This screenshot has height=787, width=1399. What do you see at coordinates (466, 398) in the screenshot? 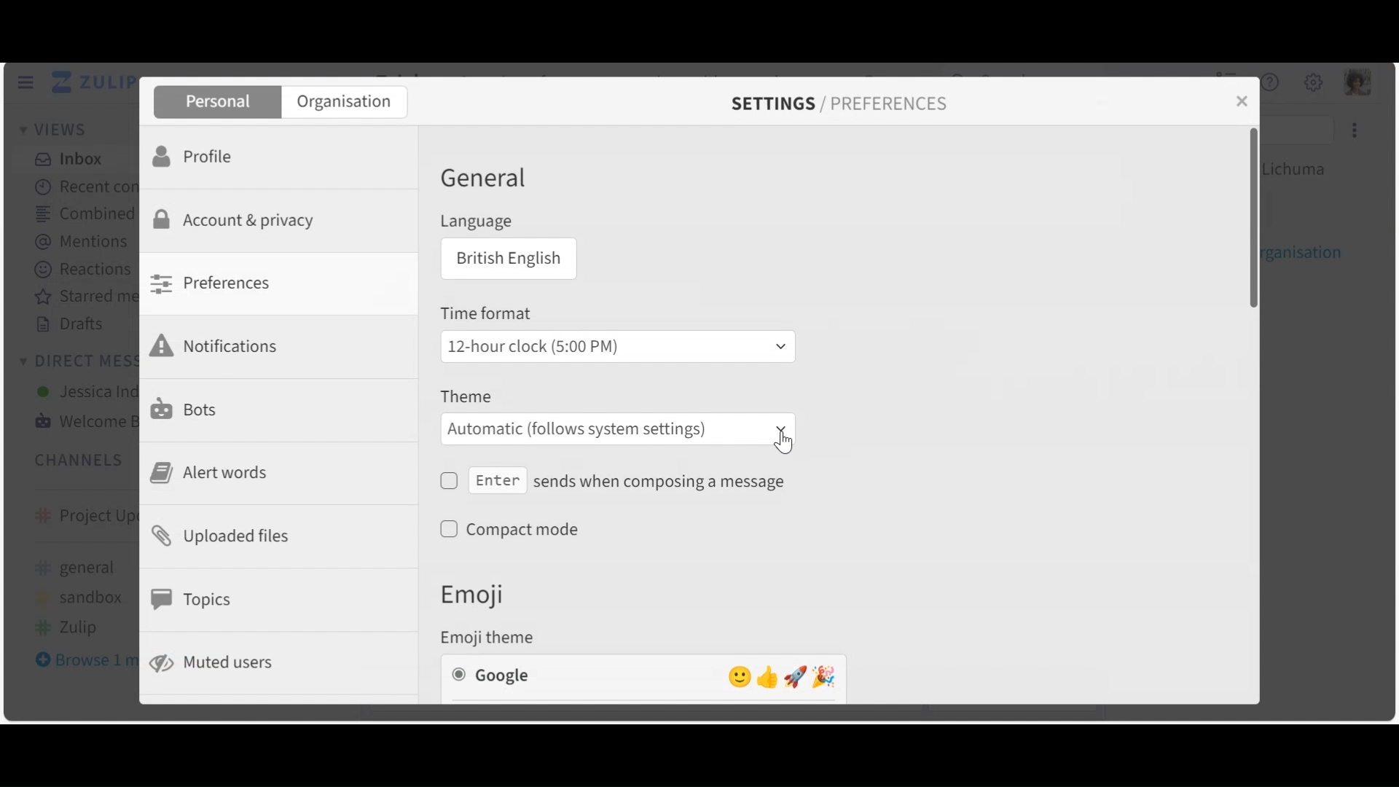
I see `Theme` at bounding box center [466, 398].